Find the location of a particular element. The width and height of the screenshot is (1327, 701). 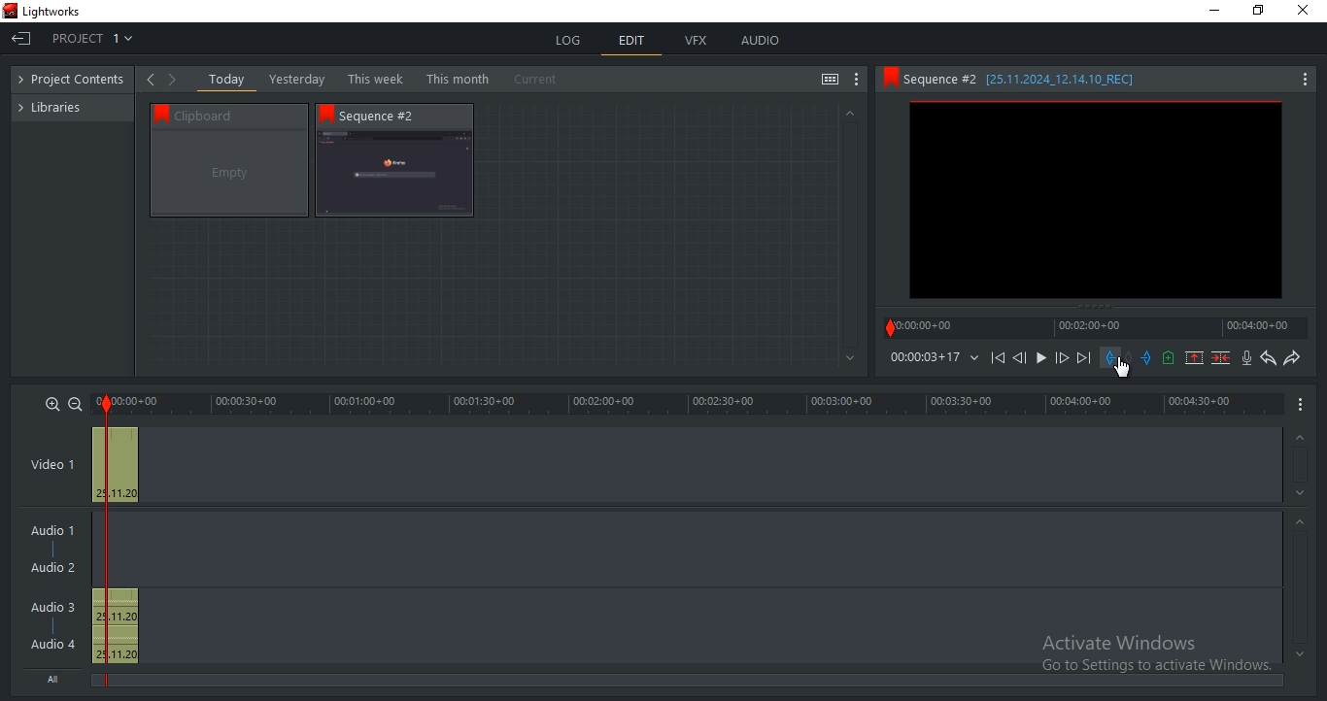

Audio 2 is located at coordinates (52, 568).